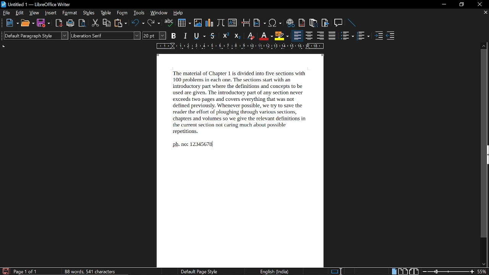 This screenshot has width=489, height=275. What do you see at coordinates (159, 13) in the screenshot?
I see `window` at bounding box center [159, 13].